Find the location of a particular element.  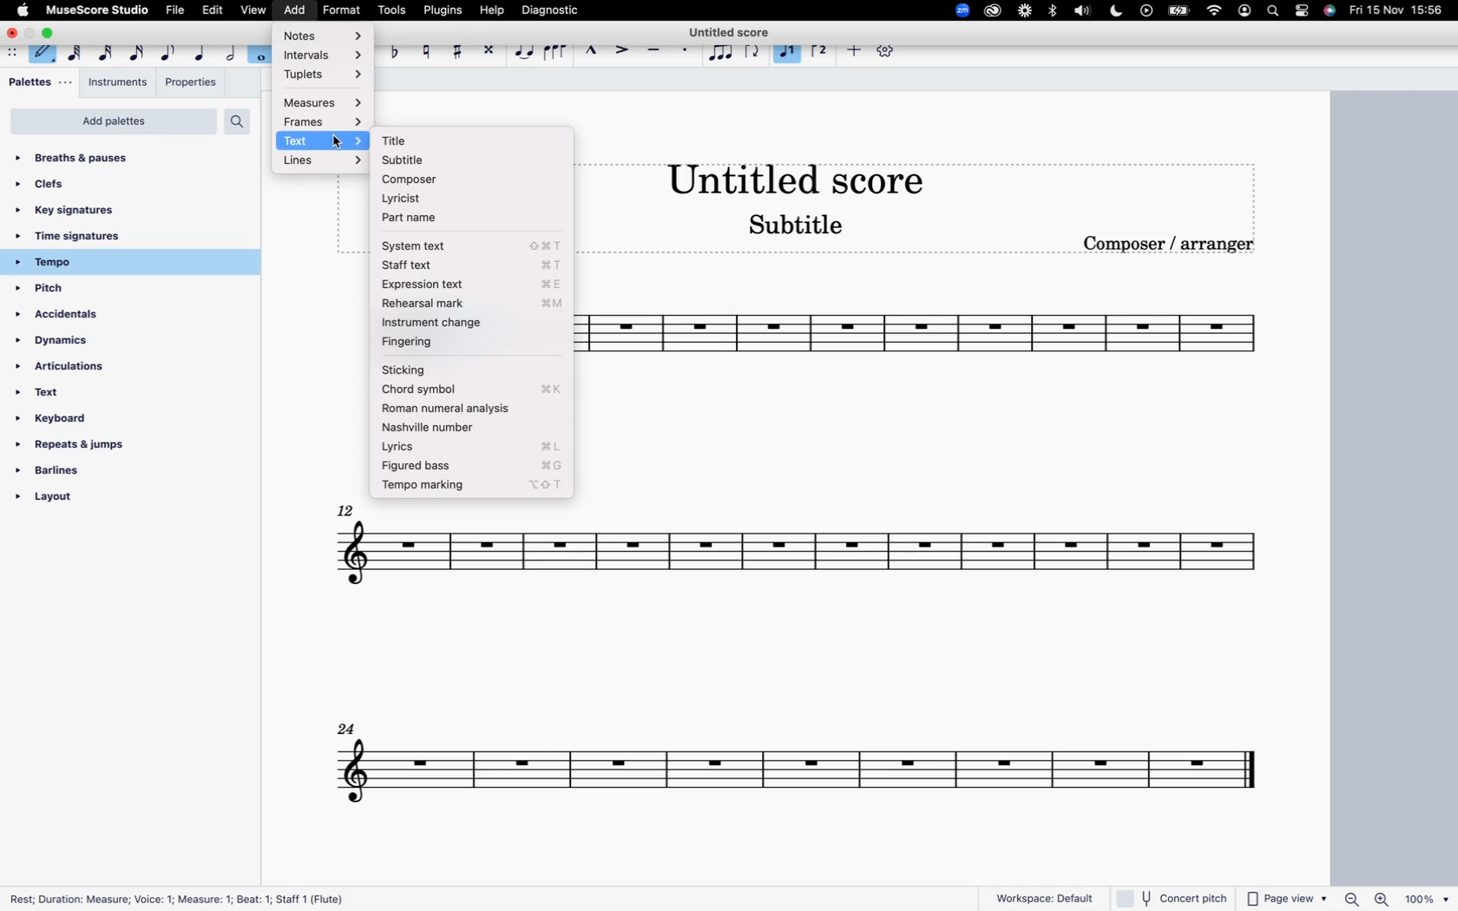

staff text is located at coordinates (470, 264).